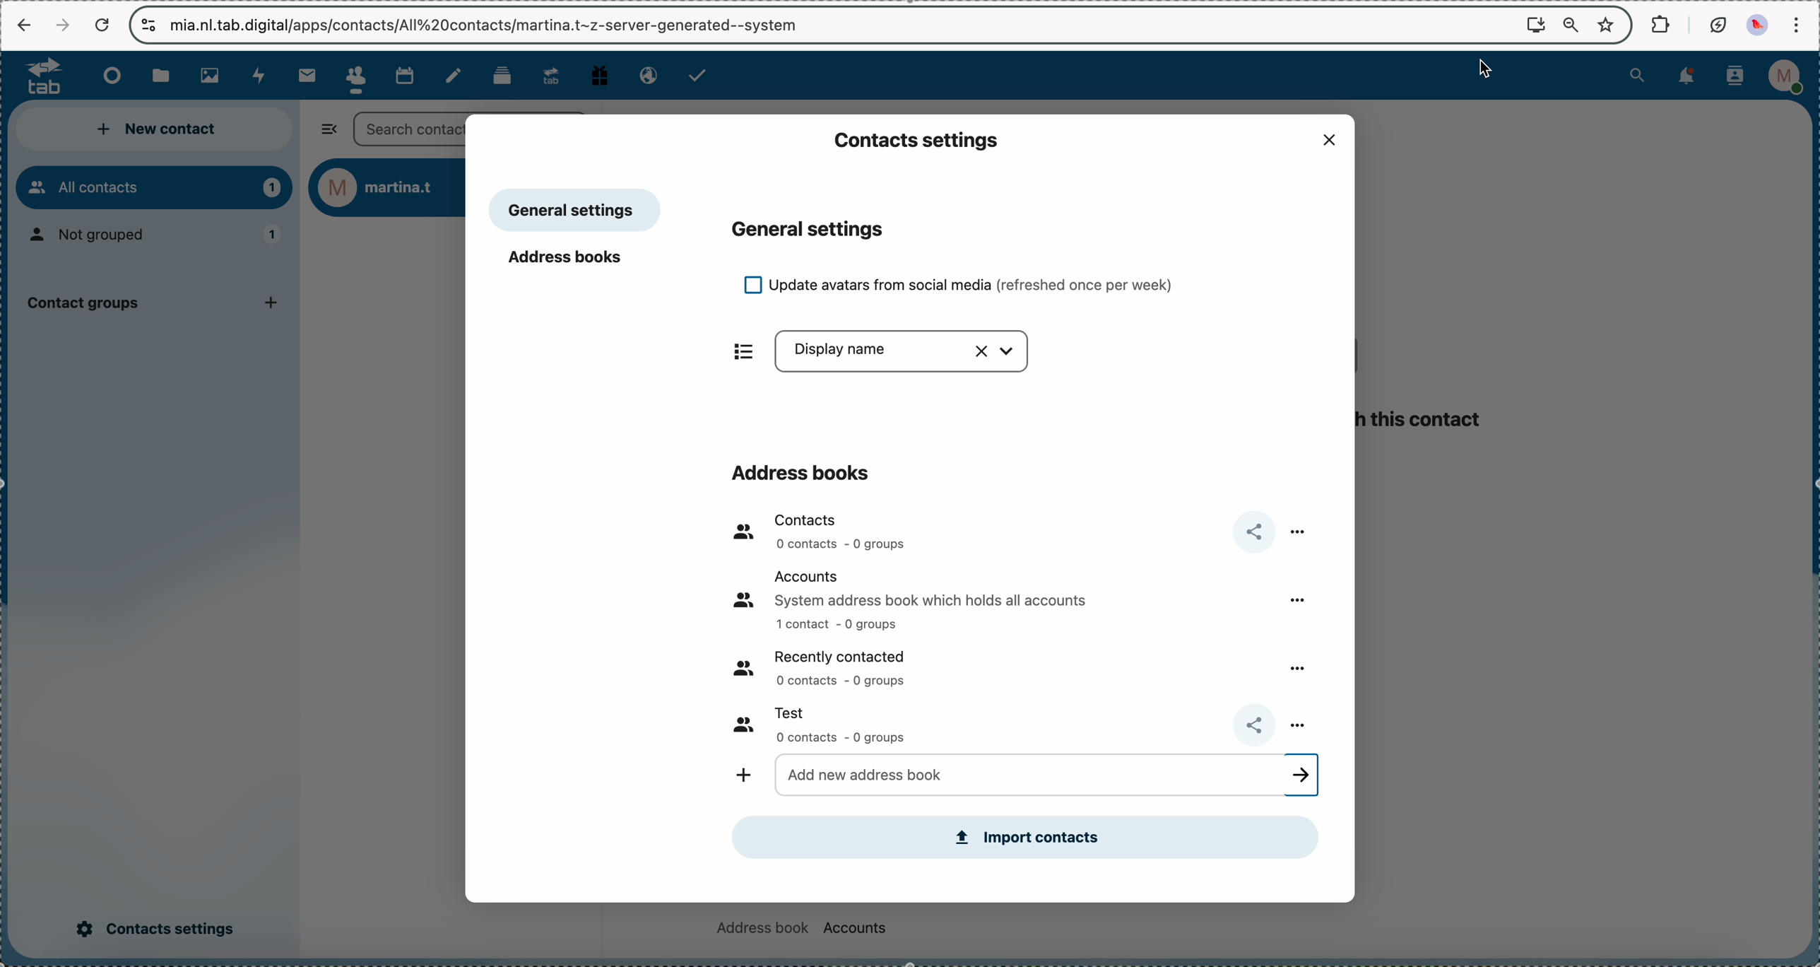 Image resolution: width=1820 pixels, height=967 pixels. I want to click on items, so click(737, 355).